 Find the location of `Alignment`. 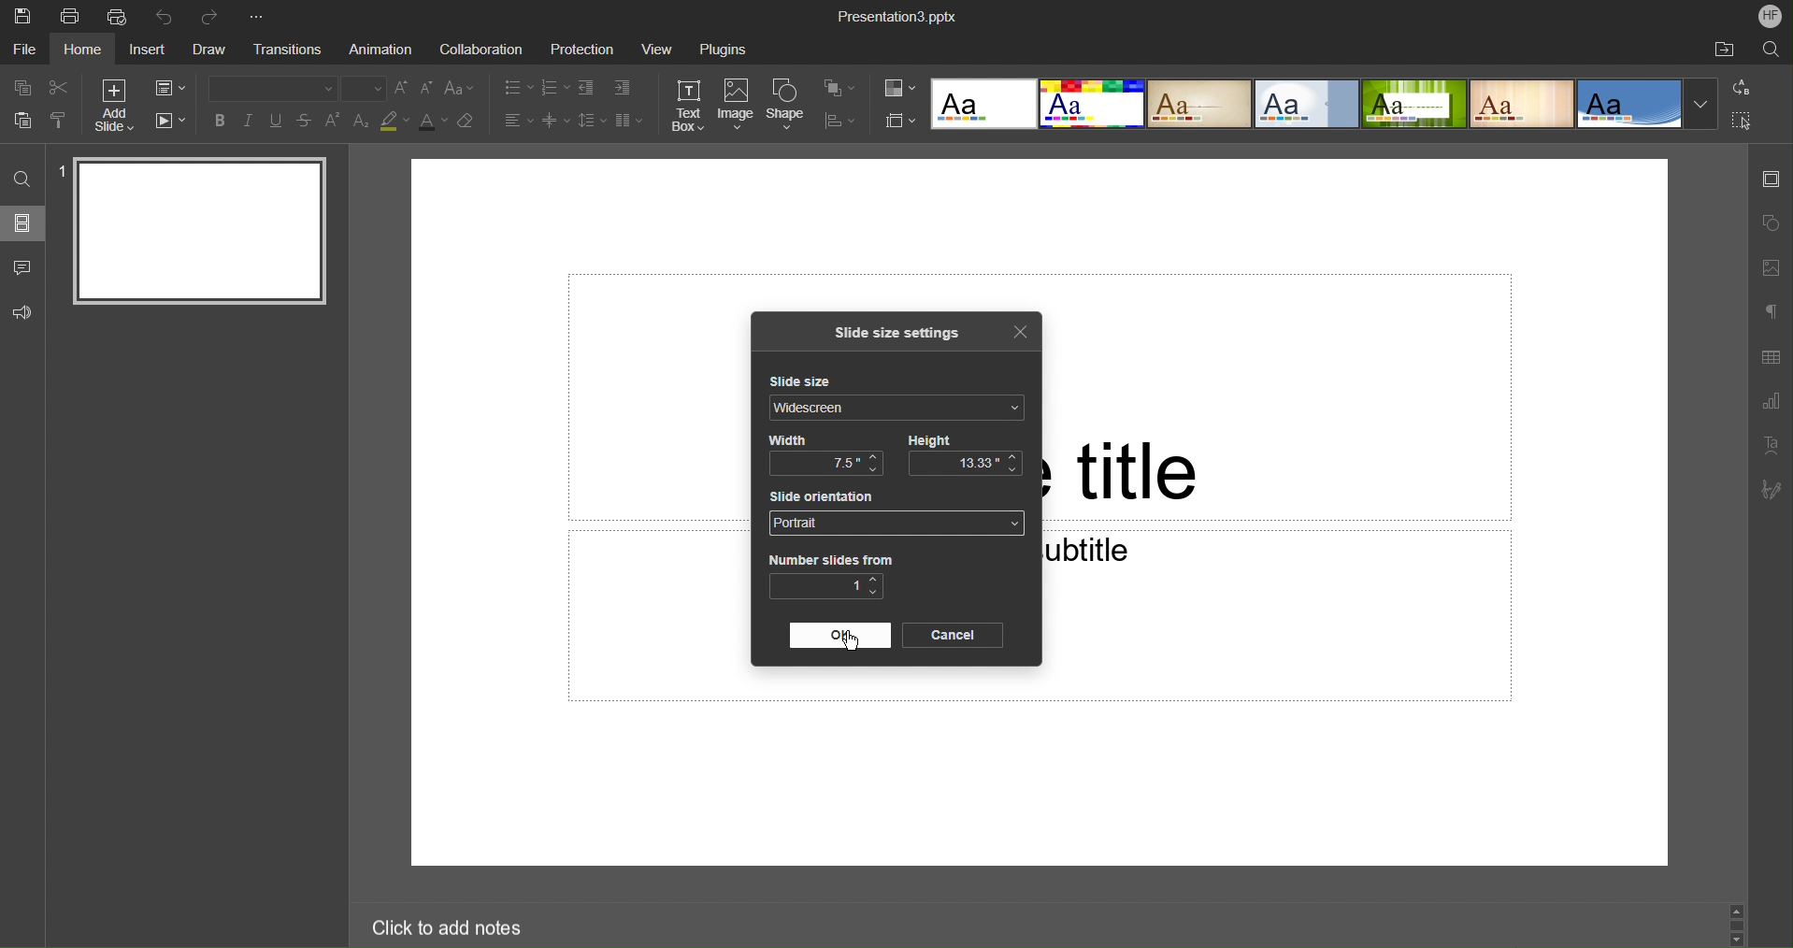

Alignment is located at coordinates (517, 120).